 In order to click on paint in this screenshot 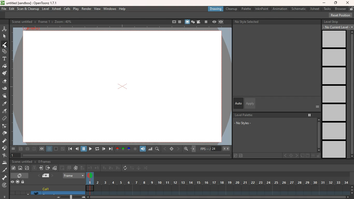, I will do `click(5, 74)`.